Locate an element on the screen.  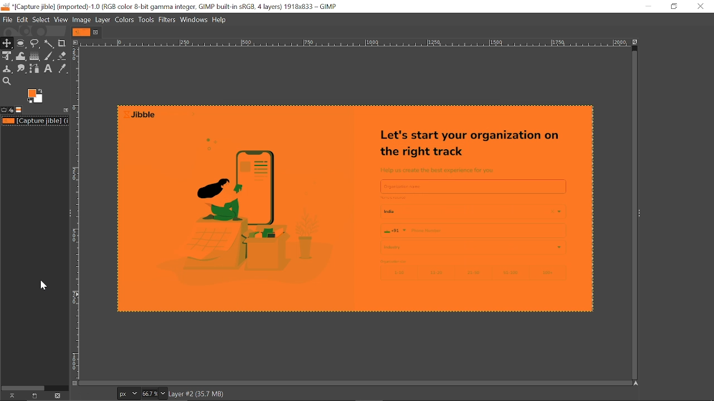
Tool options is located at coordinates (4, 110).